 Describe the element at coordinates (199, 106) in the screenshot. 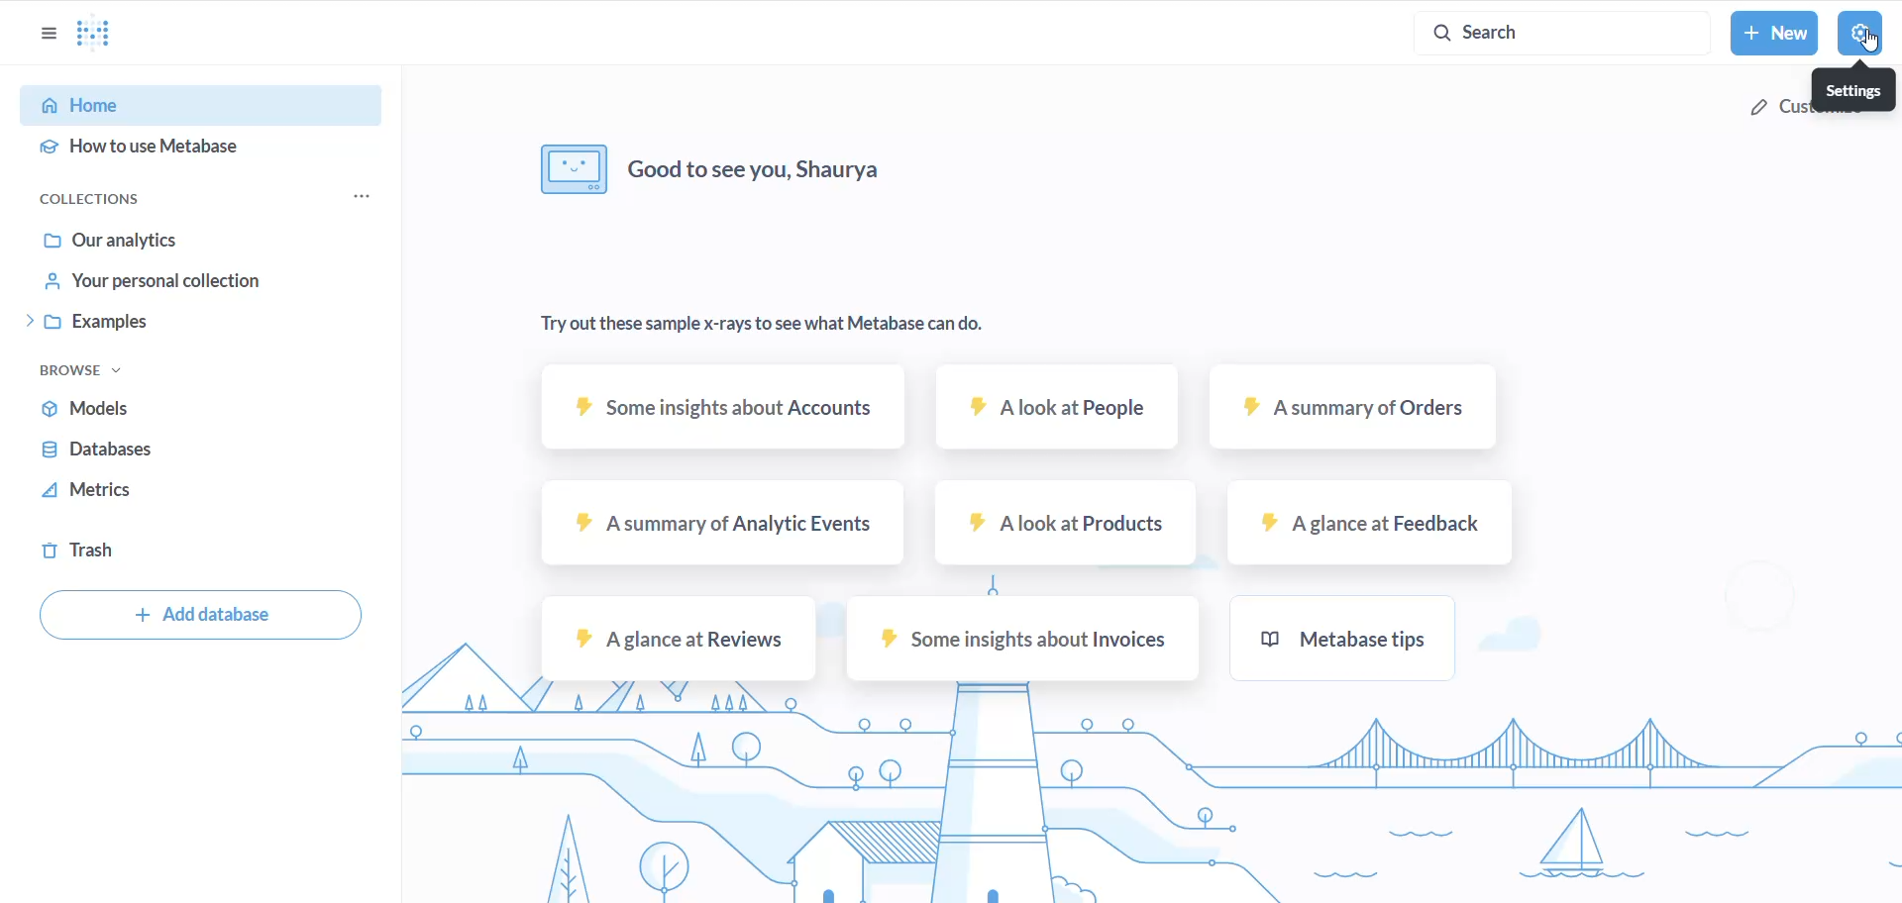

I see `HOME` at that location.